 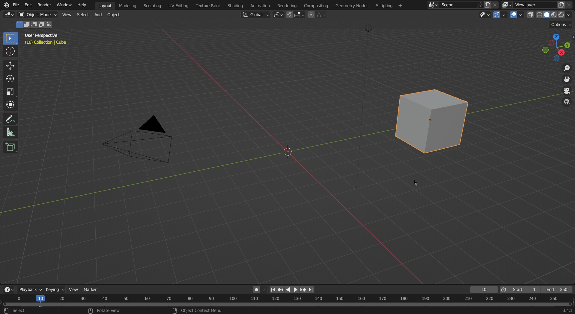 What do you see at coordinates (265, 5) in the screenshot?
I see `Animation` at bounding box center [265, 5].